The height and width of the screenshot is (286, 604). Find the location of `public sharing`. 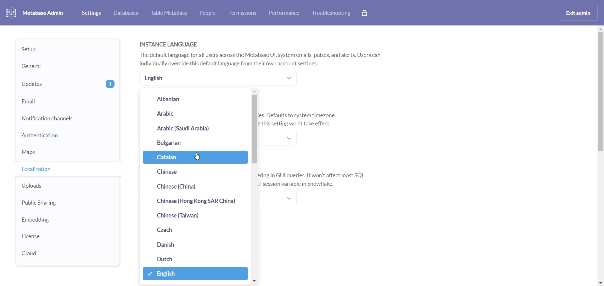

public sharing is located at coordinates (59, 202).